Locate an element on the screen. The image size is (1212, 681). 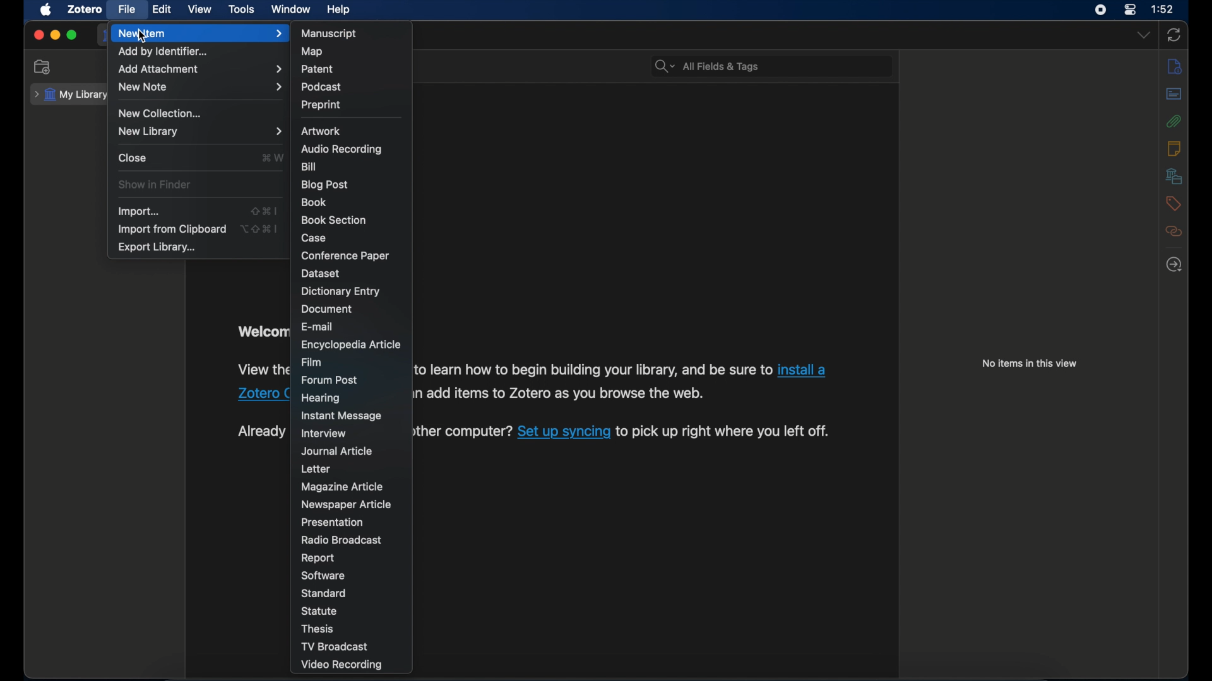
shift + command + I is located at coordinates (264, 210).